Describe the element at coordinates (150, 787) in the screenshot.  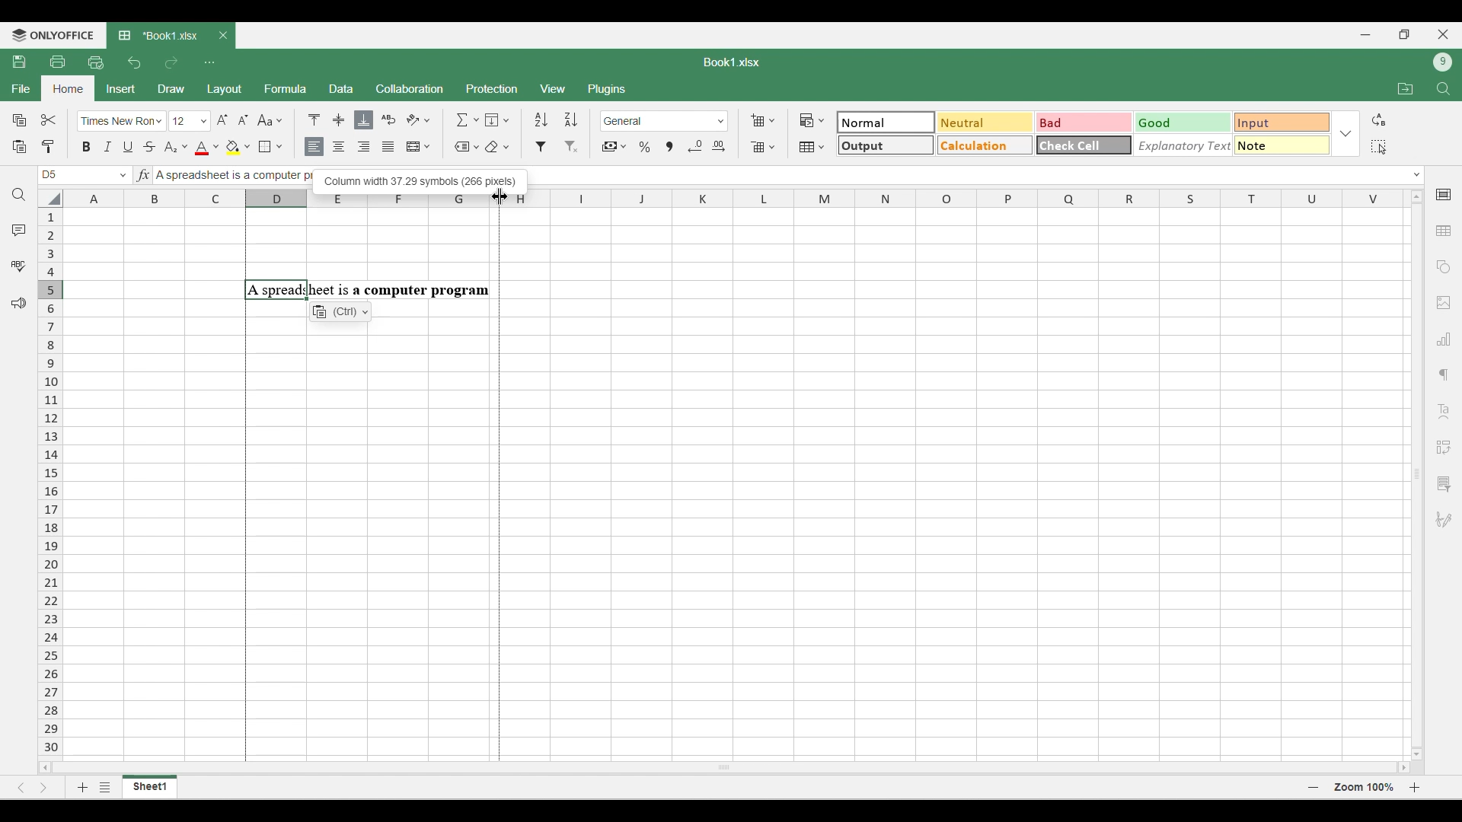
I see `Current sheet` at that location.